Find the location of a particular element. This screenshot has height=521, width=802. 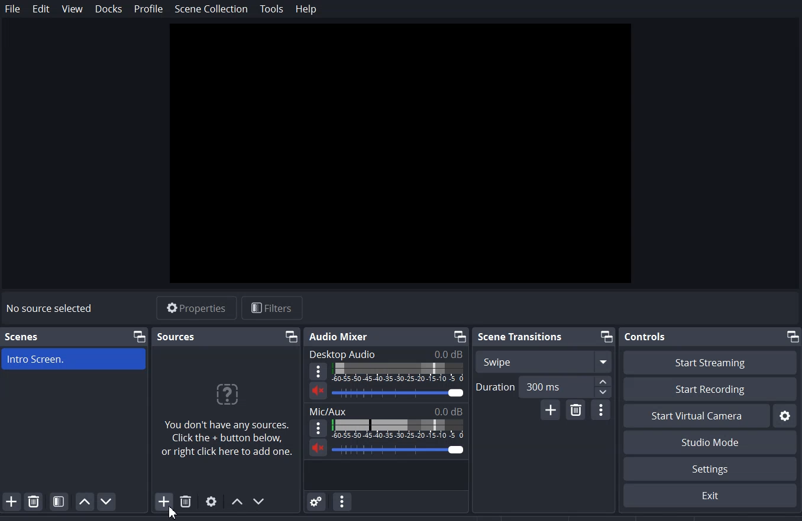

Maximize is located at coordinates (290, 336).